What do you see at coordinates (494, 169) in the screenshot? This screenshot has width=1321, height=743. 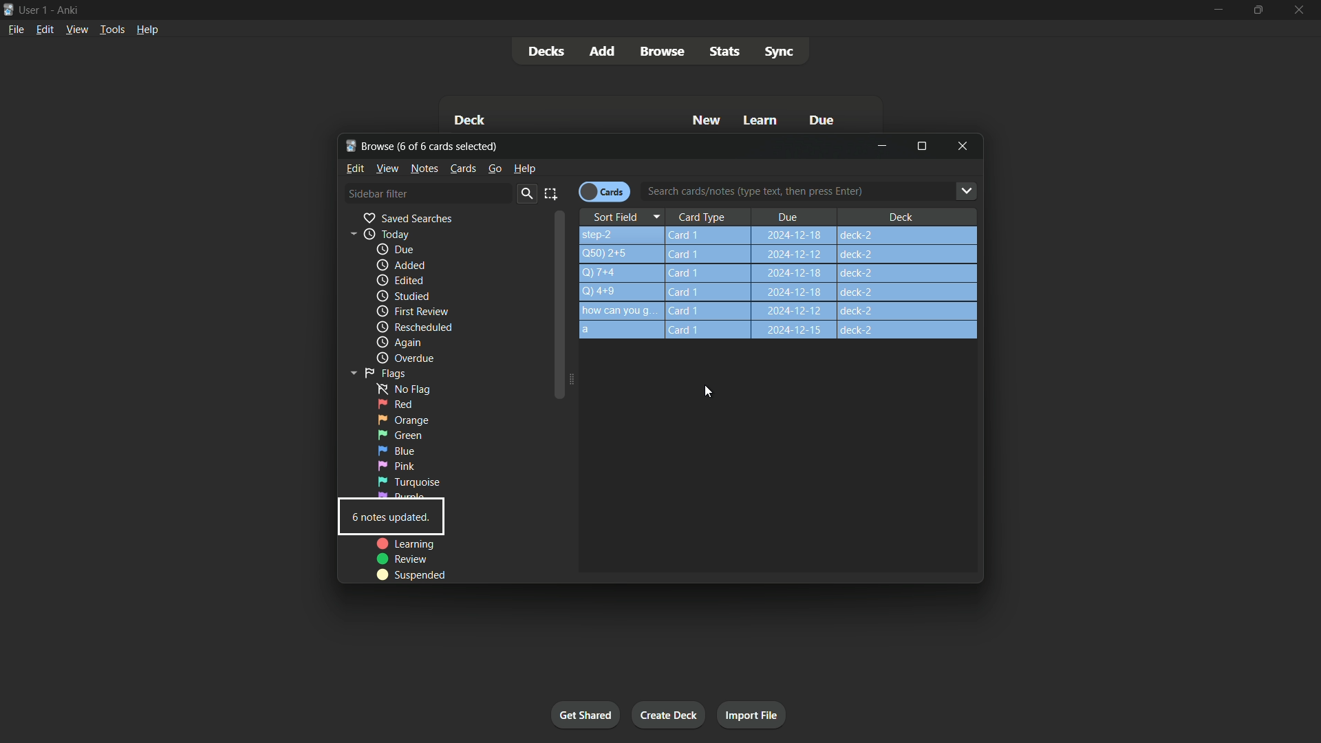 I see `go` at bounding box center [494, 169].